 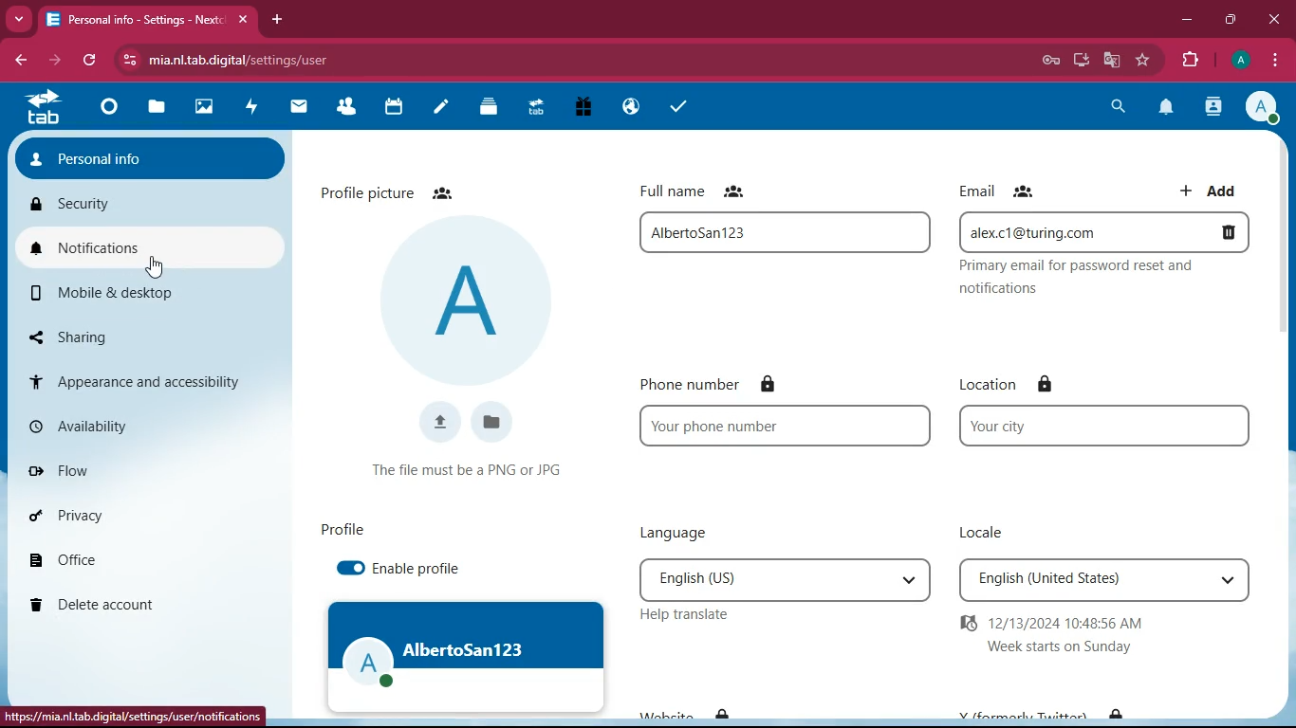 What do you see at coordinates (1106, 279) in the screenshot?
I see `Privacy email for password reset and notifications` at bounding box center [1106, 279].